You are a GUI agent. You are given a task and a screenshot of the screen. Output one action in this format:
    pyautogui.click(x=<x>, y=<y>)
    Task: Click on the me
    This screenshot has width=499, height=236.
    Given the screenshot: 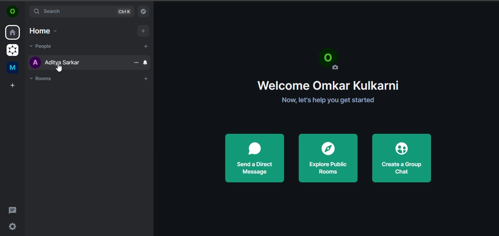 What is the action you would take?
    pyautogui.click(x=12, y=68)
    